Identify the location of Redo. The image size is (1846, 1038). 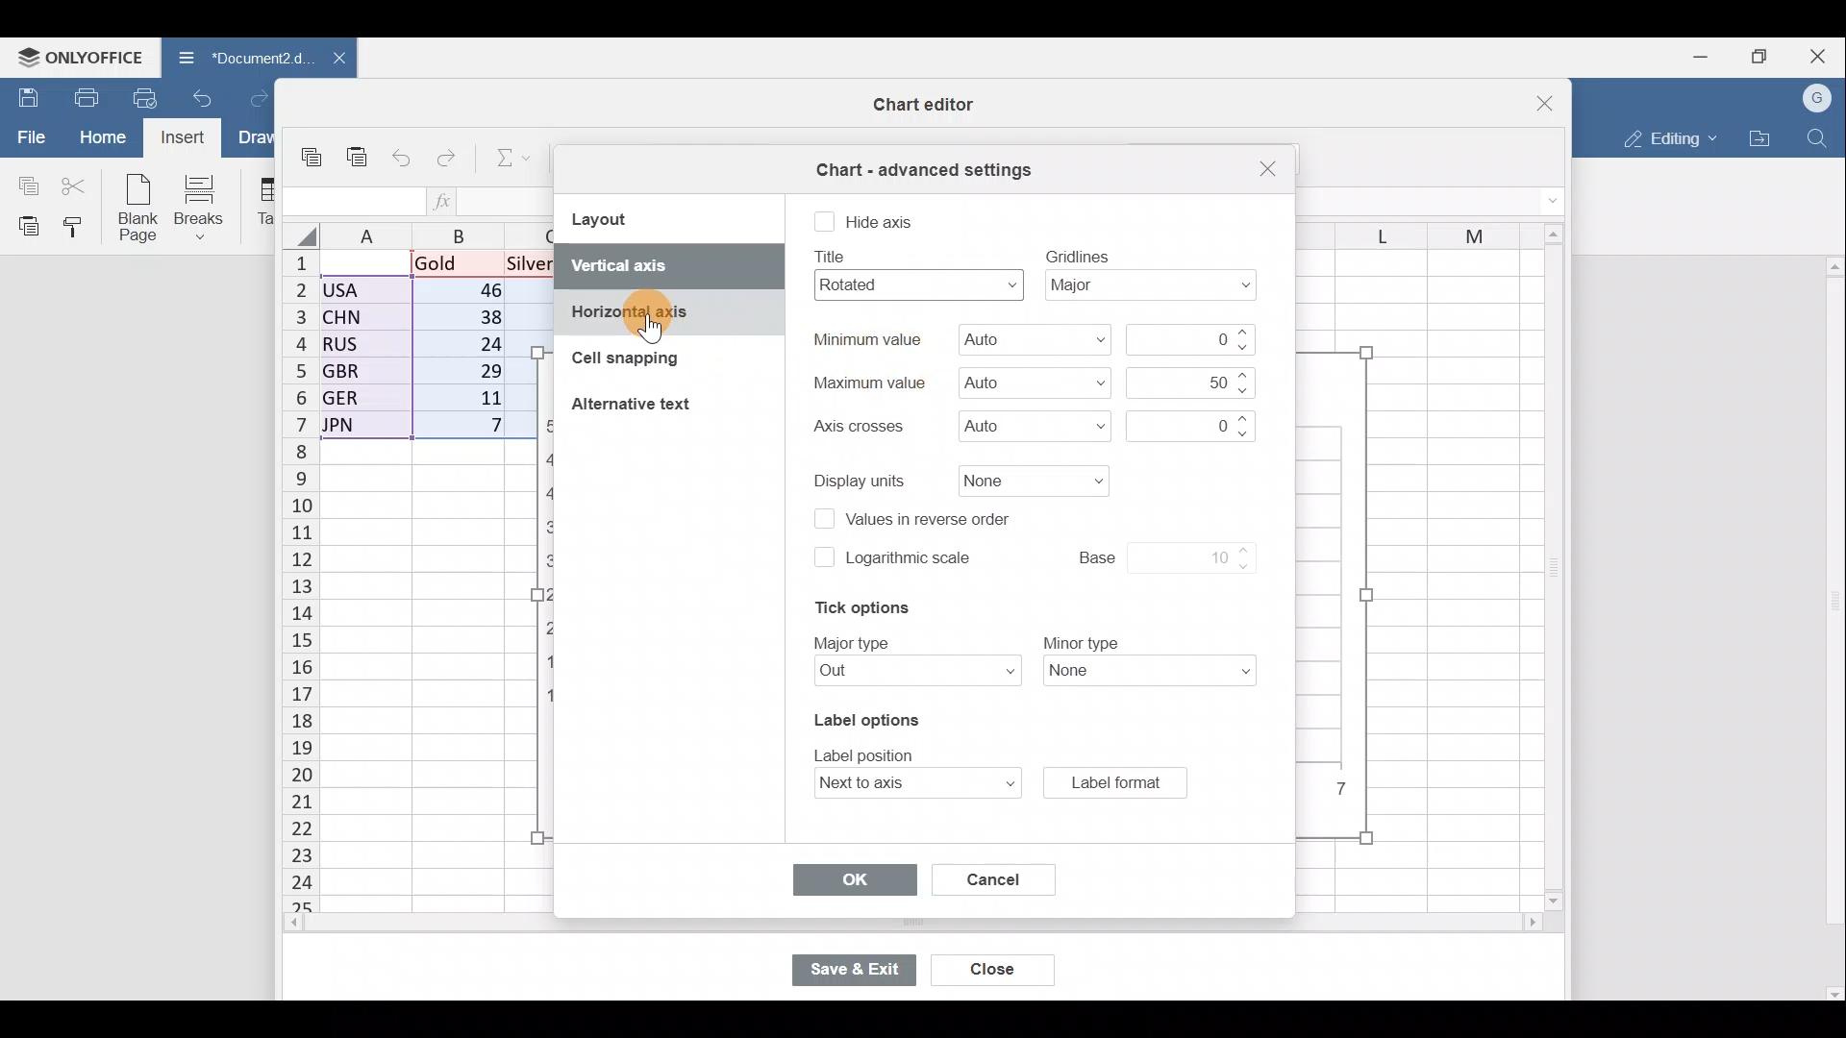
(451, 154).